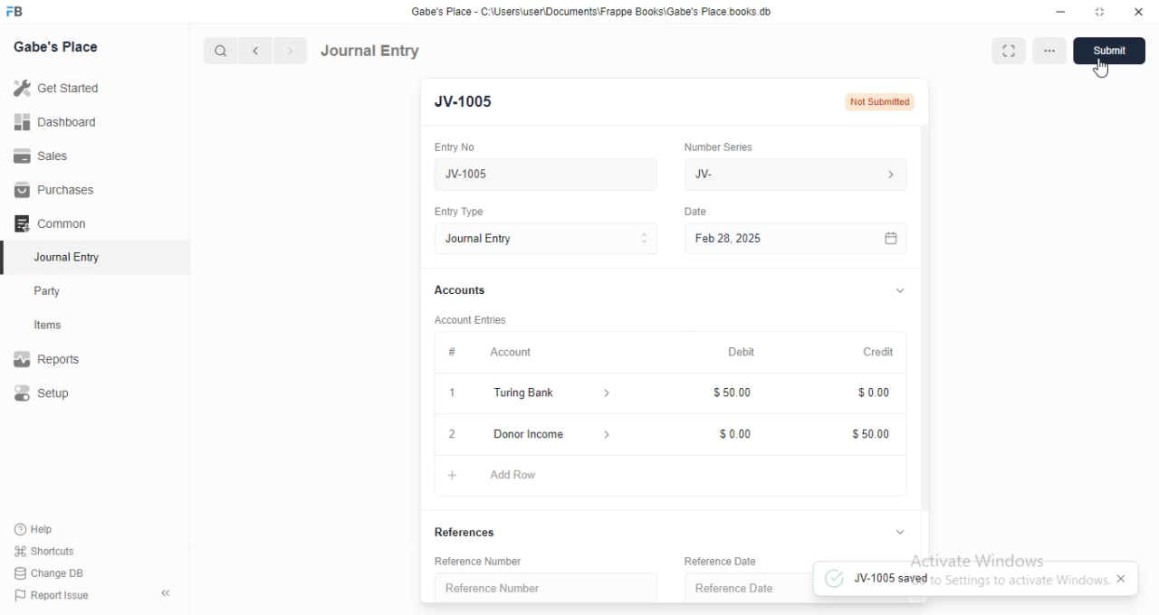 The width and height of the screenshot is (1159, 615). What do you see at coordinates (60, 291) in the screenshot?
I see `Party` at bounding box center [60, 291].